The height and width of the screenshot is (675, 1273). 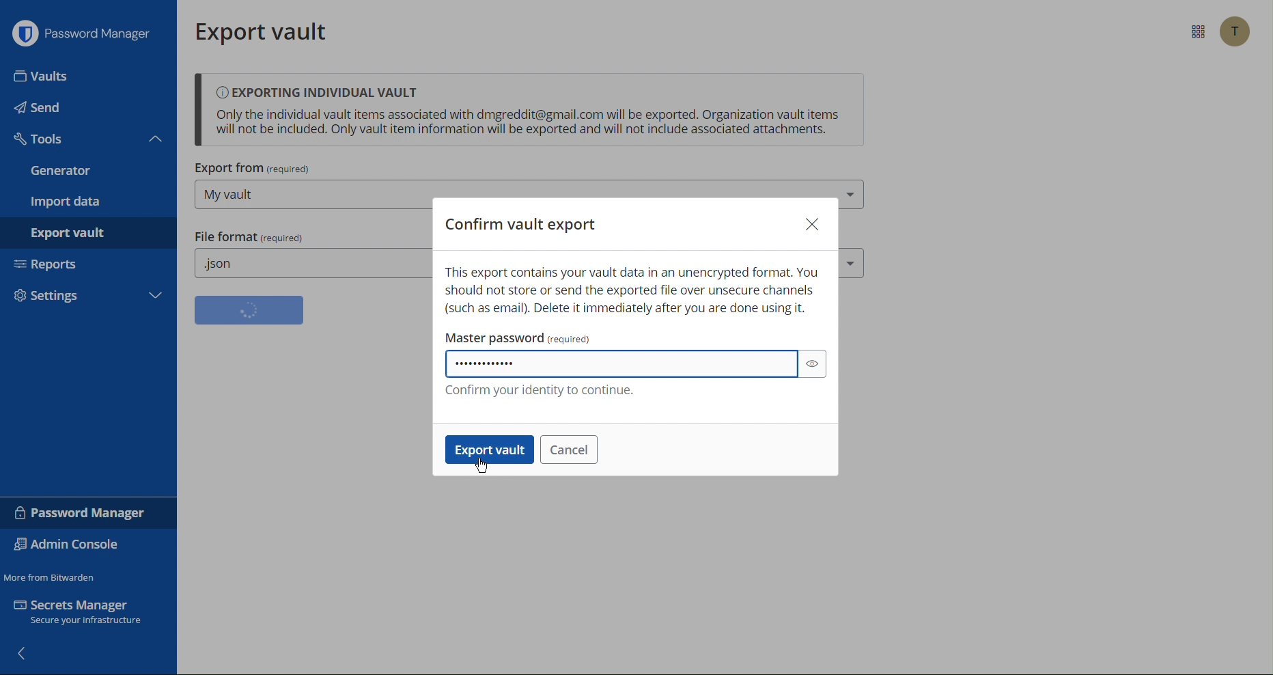 What do you see at coordinates (813, 364) in the screenshot?
I see `show password` at bounding box center [813, 364].